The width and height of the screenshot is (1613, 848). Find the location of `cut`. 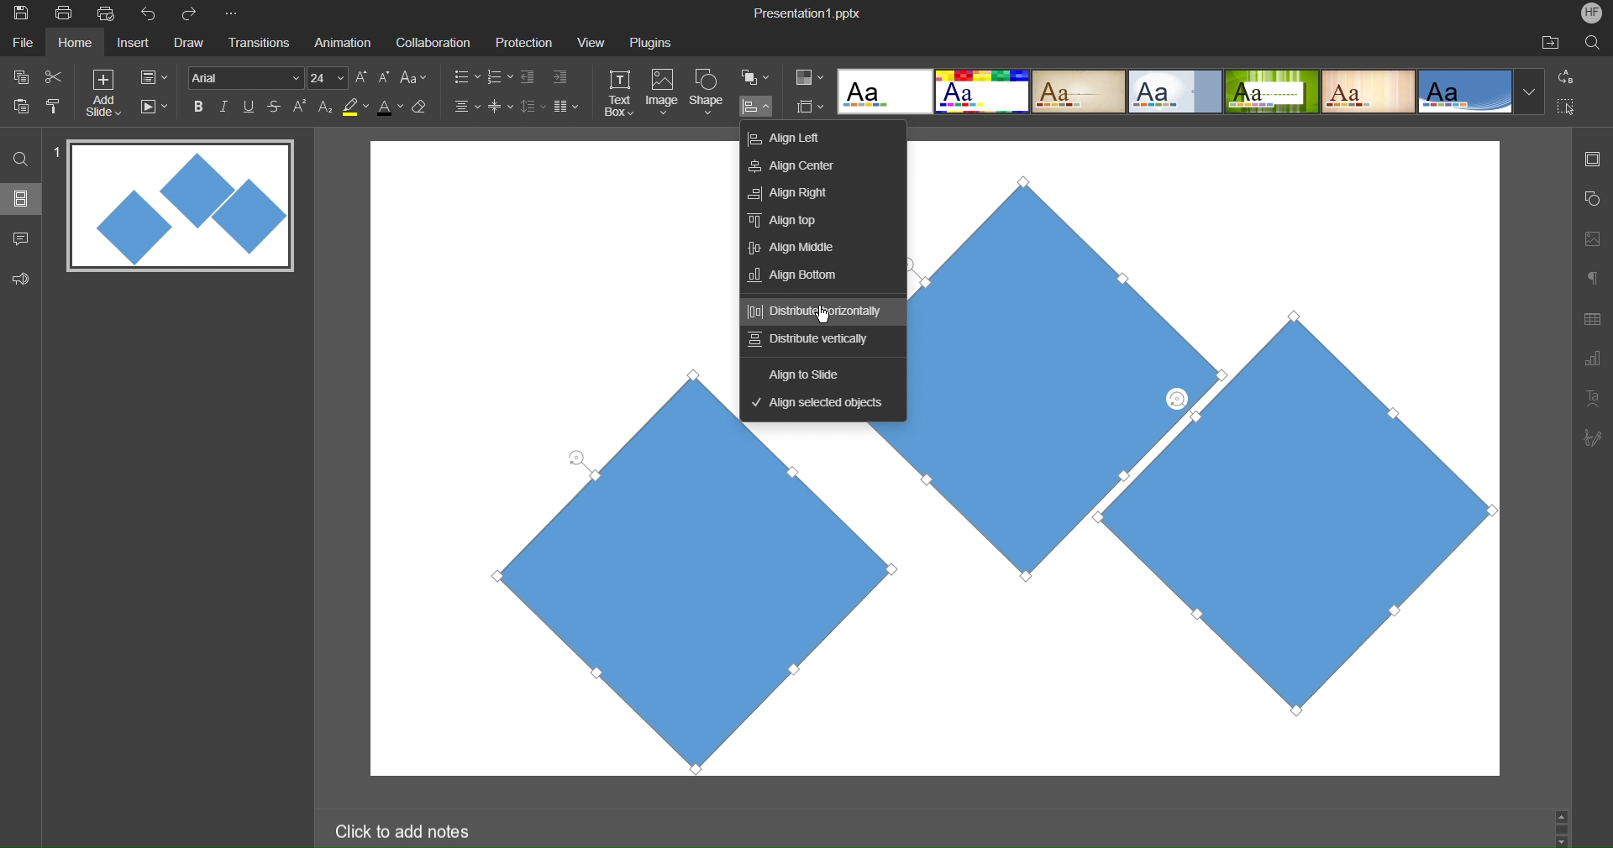

cut is located at coordinates (54, 76).